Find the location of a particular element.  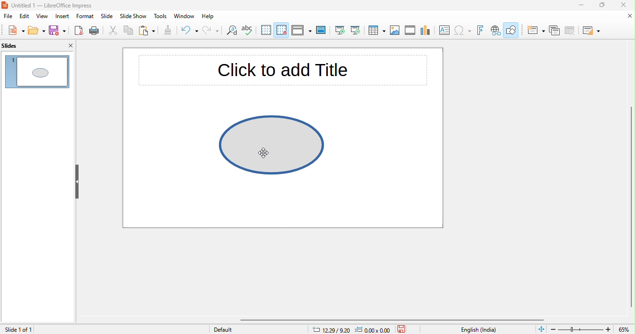

cursor is located at coordinates (265, 154).